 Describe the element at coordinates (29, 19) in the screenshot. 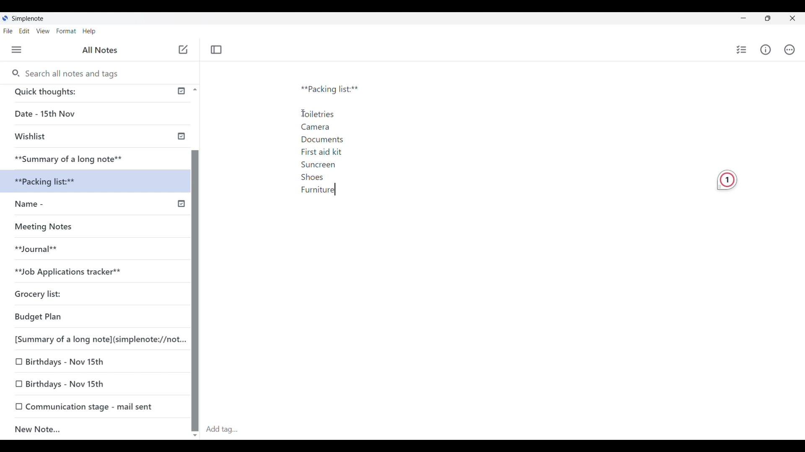

I see `Software name` at that location.